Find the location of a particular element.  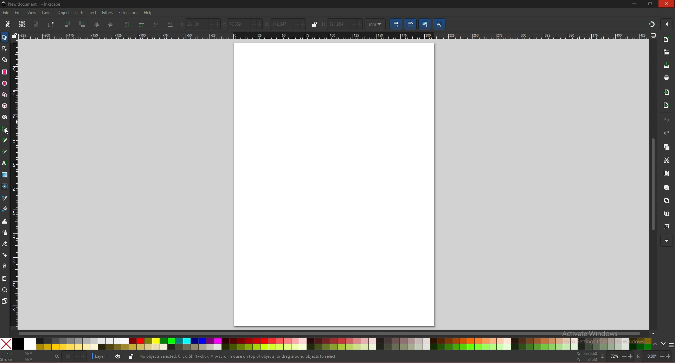

up is located at coordinates (656, 345).